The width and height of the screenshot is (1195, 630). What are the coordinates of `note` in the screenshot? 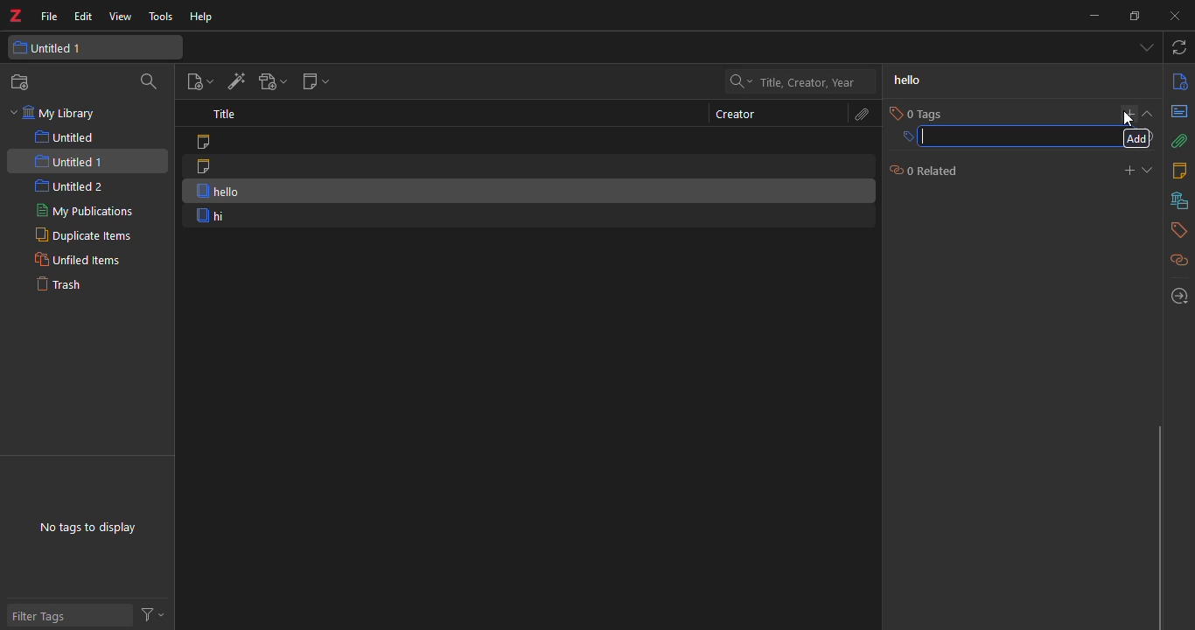 It's located at (207, 166).